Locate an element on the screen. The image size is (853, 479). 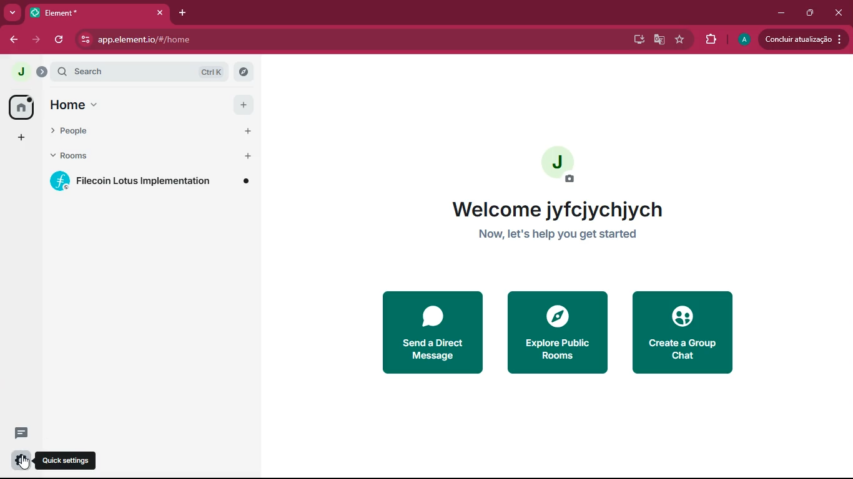
close tab is located at coordinates (162, 12).